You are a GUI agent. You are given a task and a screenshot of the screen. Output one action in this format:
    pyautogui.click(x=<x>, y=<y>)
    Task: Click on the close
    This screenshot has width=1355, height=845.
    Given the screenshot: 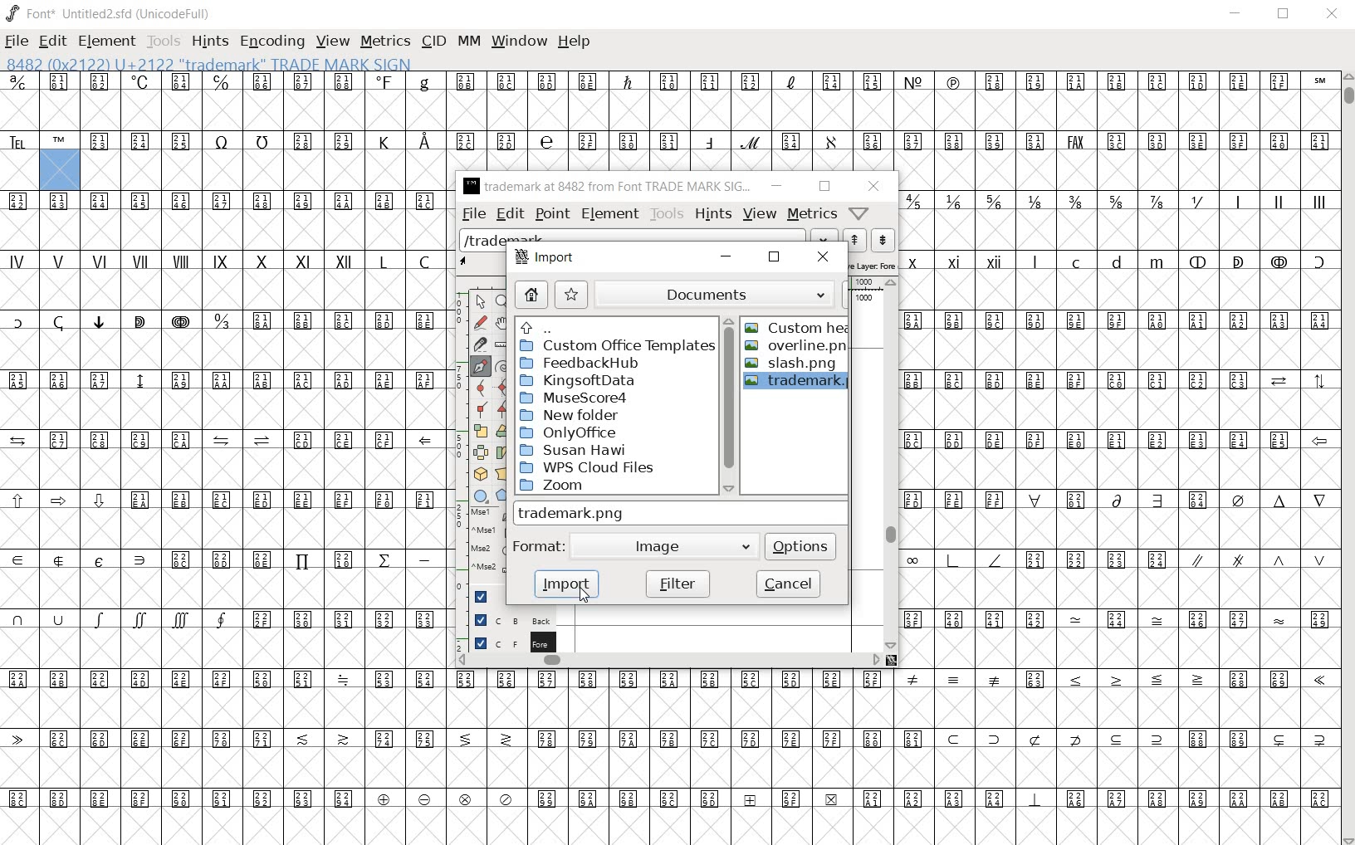 What is the action you would take?
    pyautogui.click(x=873, y=185)
    